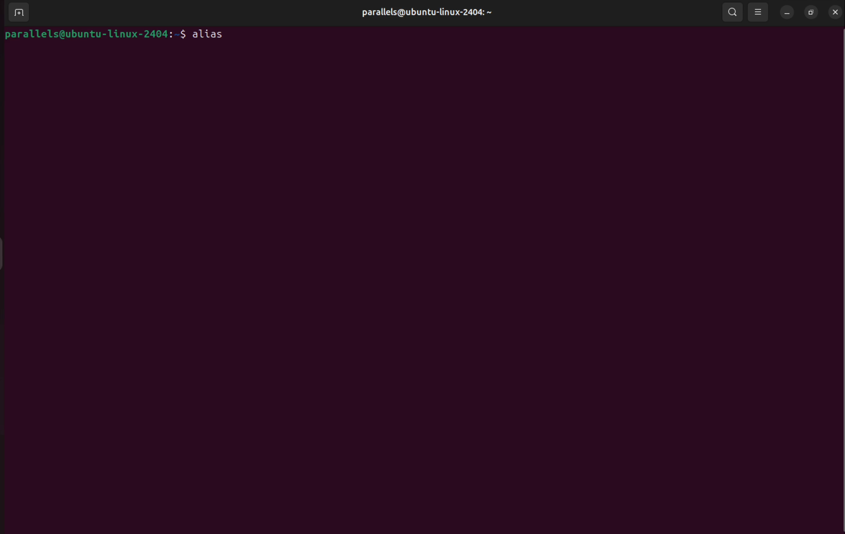 The height and width of the screenshot is (534, 845). I want to click on alias, so click(209, 35).